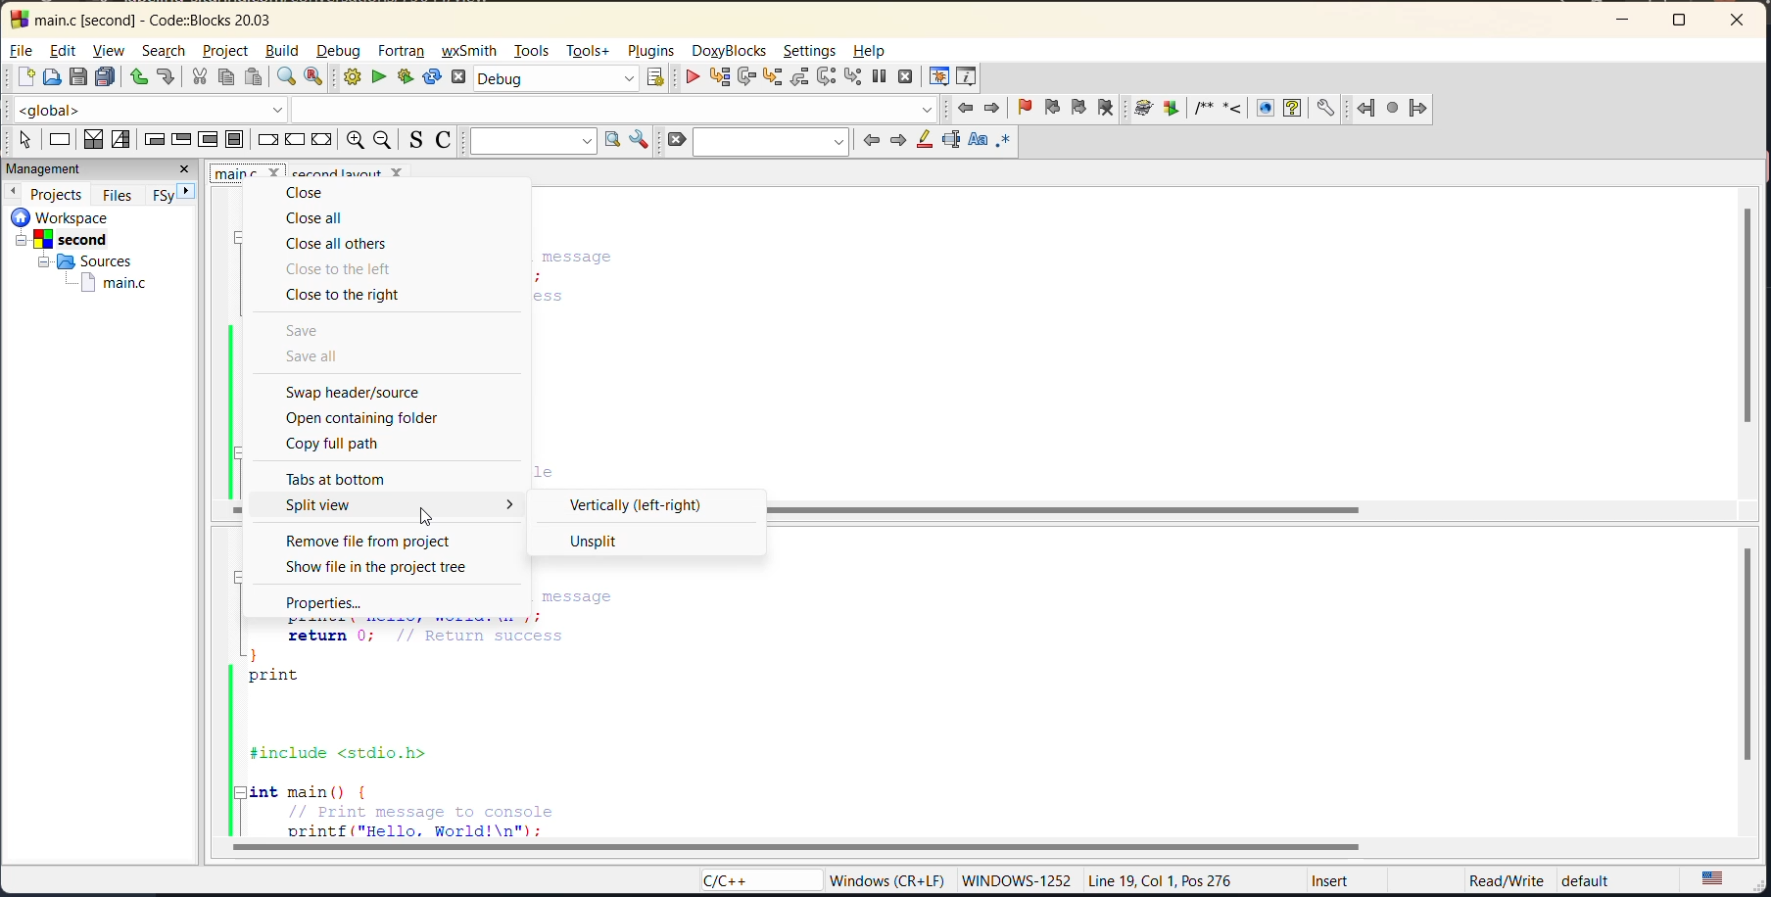 This screenshot has width=1771, height=897. I want to click on show options window, so click(639, 142).